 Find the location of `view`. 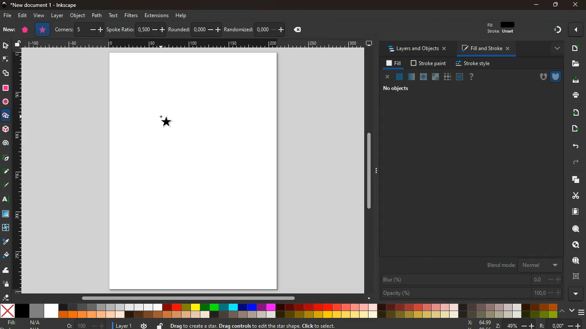

view is located at coordinates (40, 15).